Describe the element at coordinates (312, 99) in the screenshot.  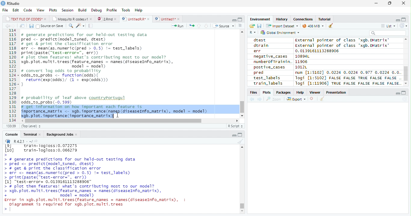
I see `Delete` at that location.